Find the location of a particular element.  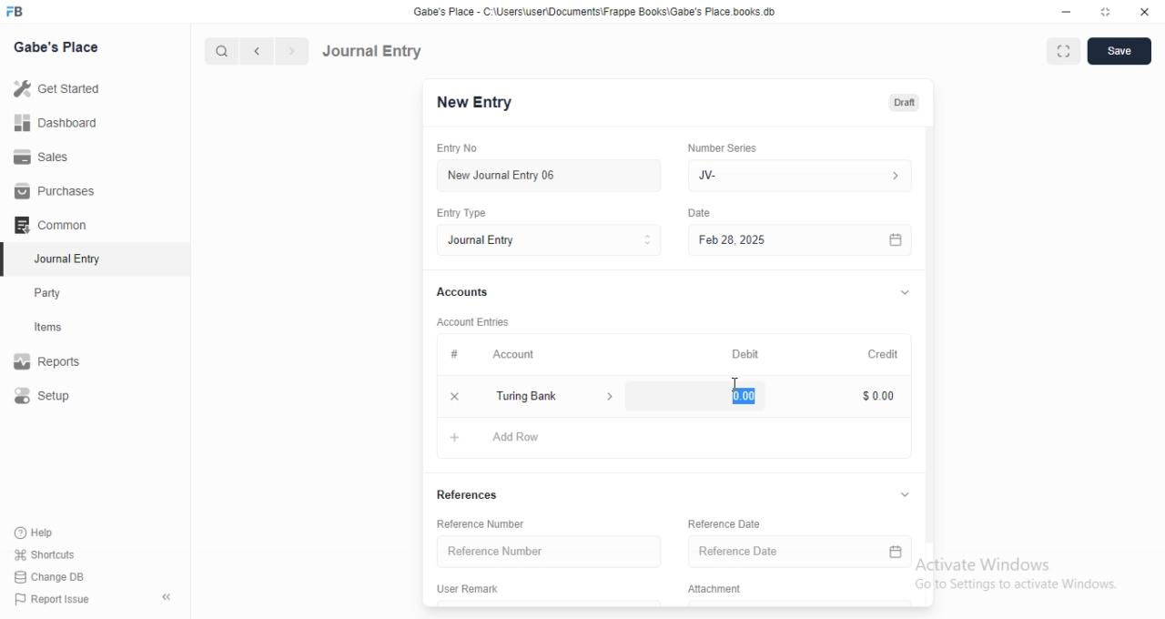

Feb 28, 2025 is located at coordinates (783, 239).